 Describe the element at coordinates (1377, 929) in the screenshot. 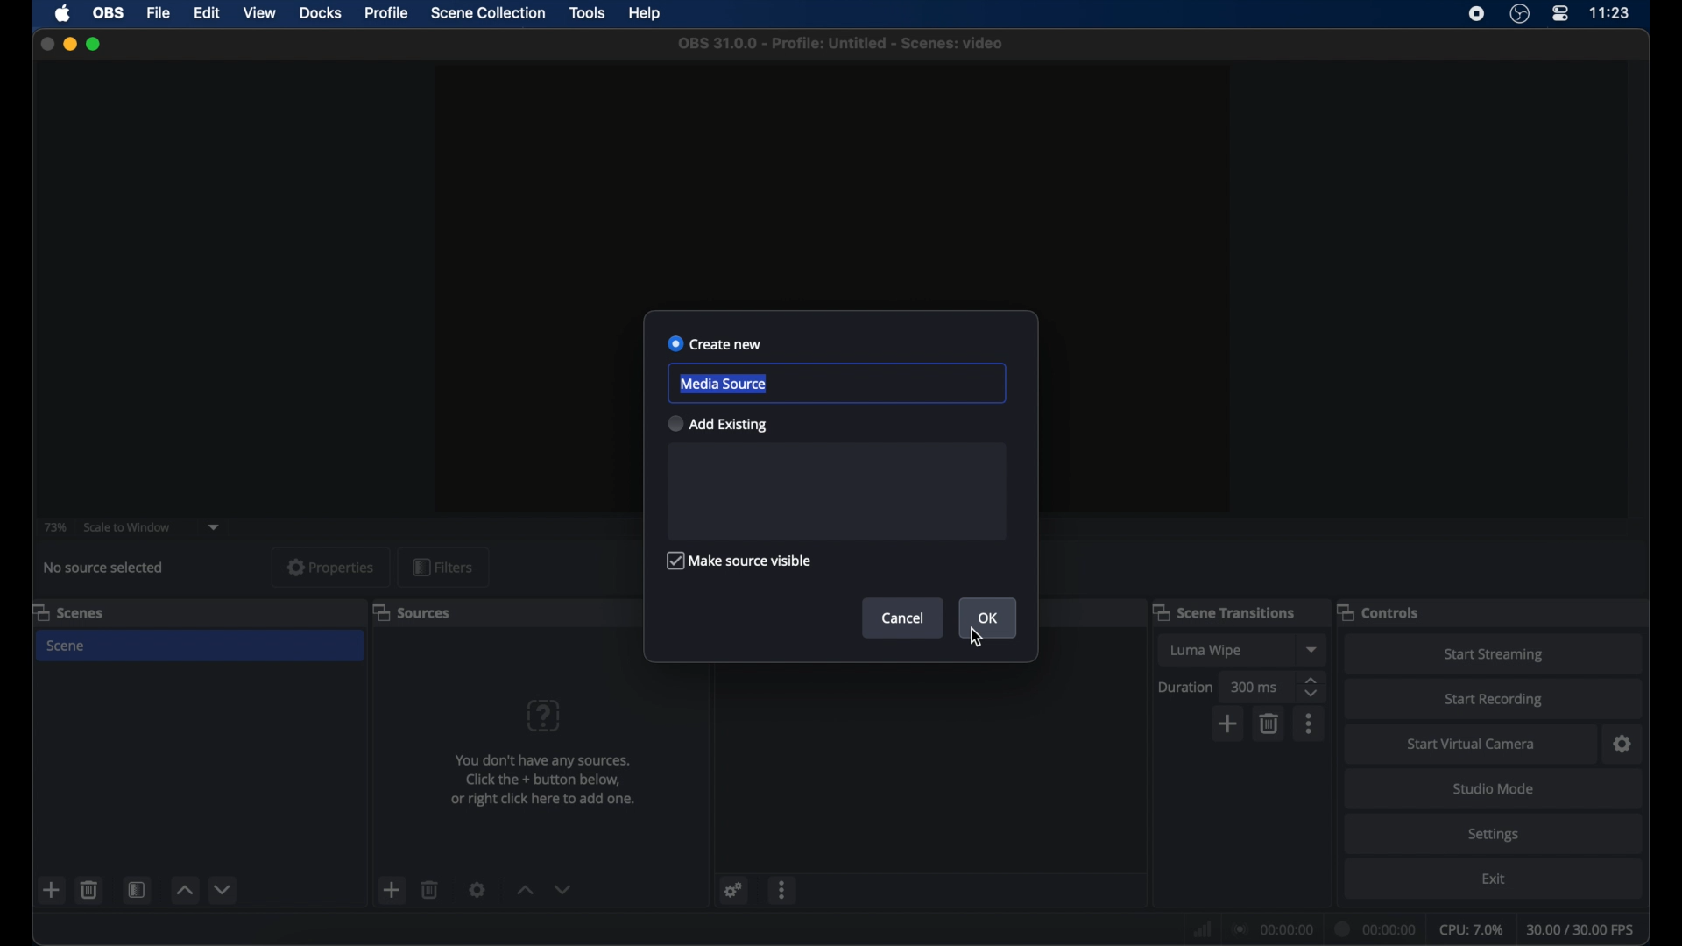

I see `duration` at that location.